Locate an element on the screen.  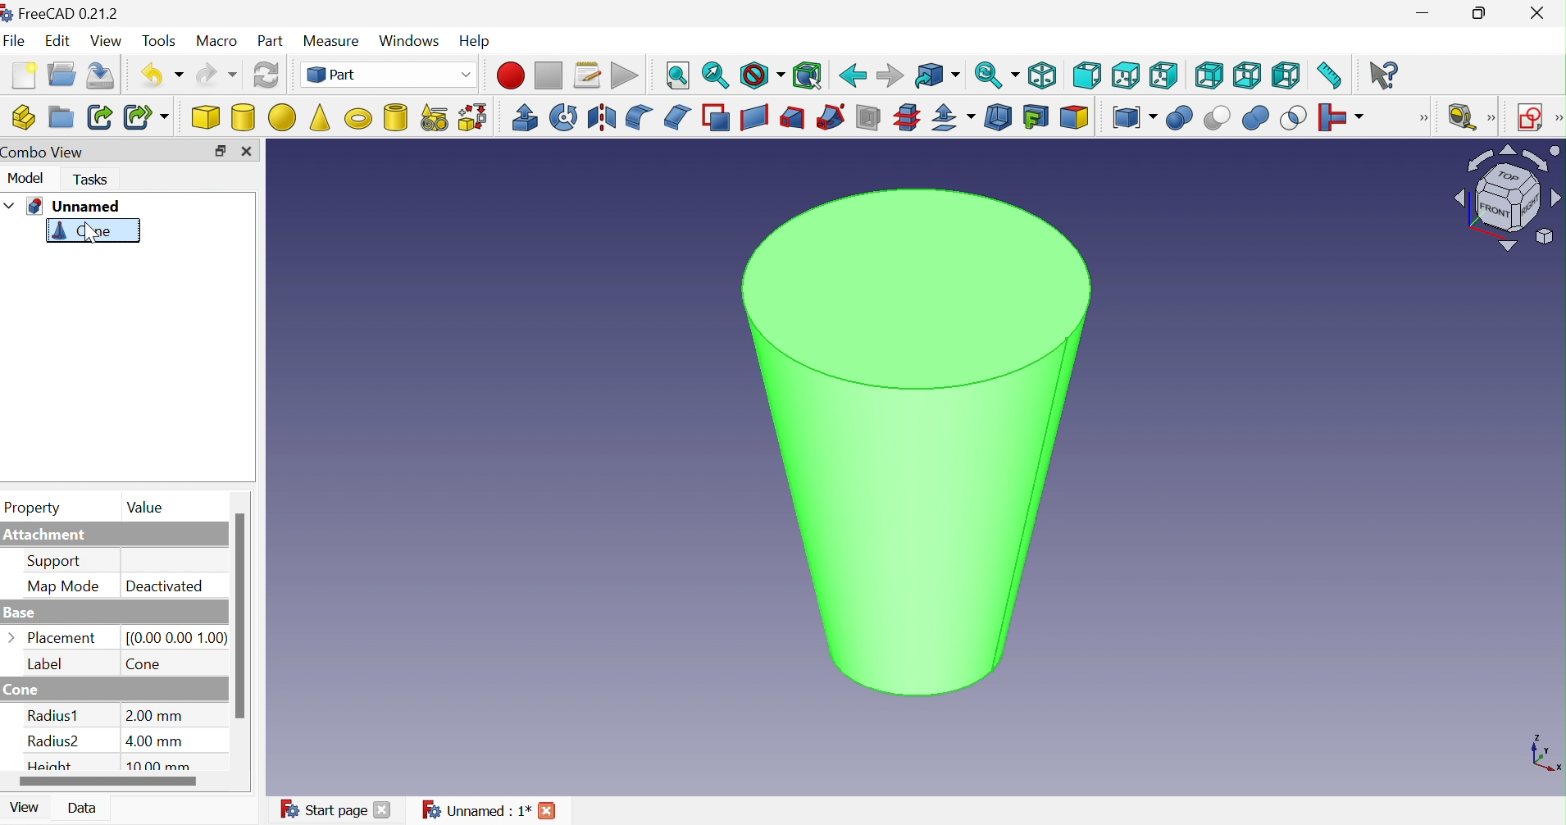
Revolve is located at coordinates (562, 116).